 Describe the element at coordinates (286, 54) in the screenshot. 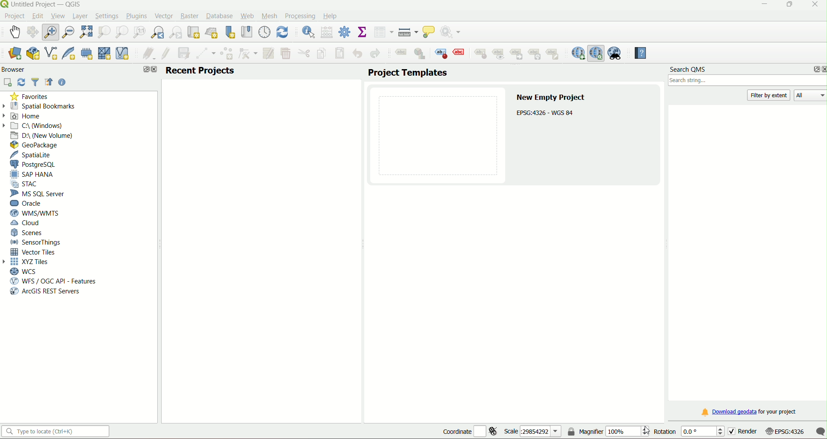

I see `delete selected` at that location.